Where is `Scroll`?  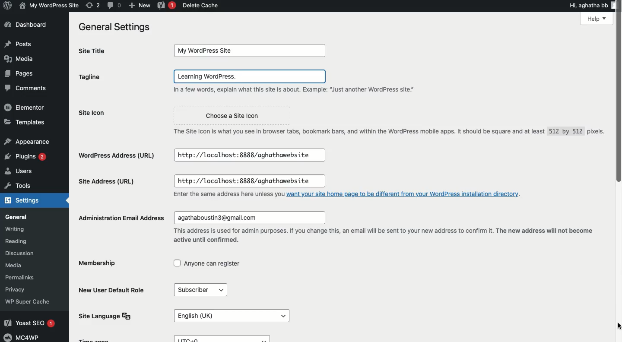 Scroll is located at coordinates (618, 93).